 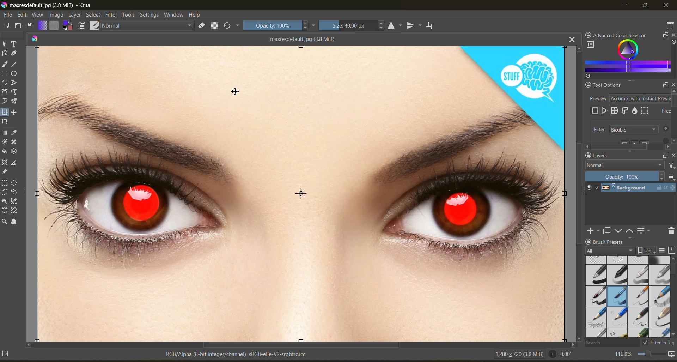 I want to click on tool, so click(x=14, y=152).